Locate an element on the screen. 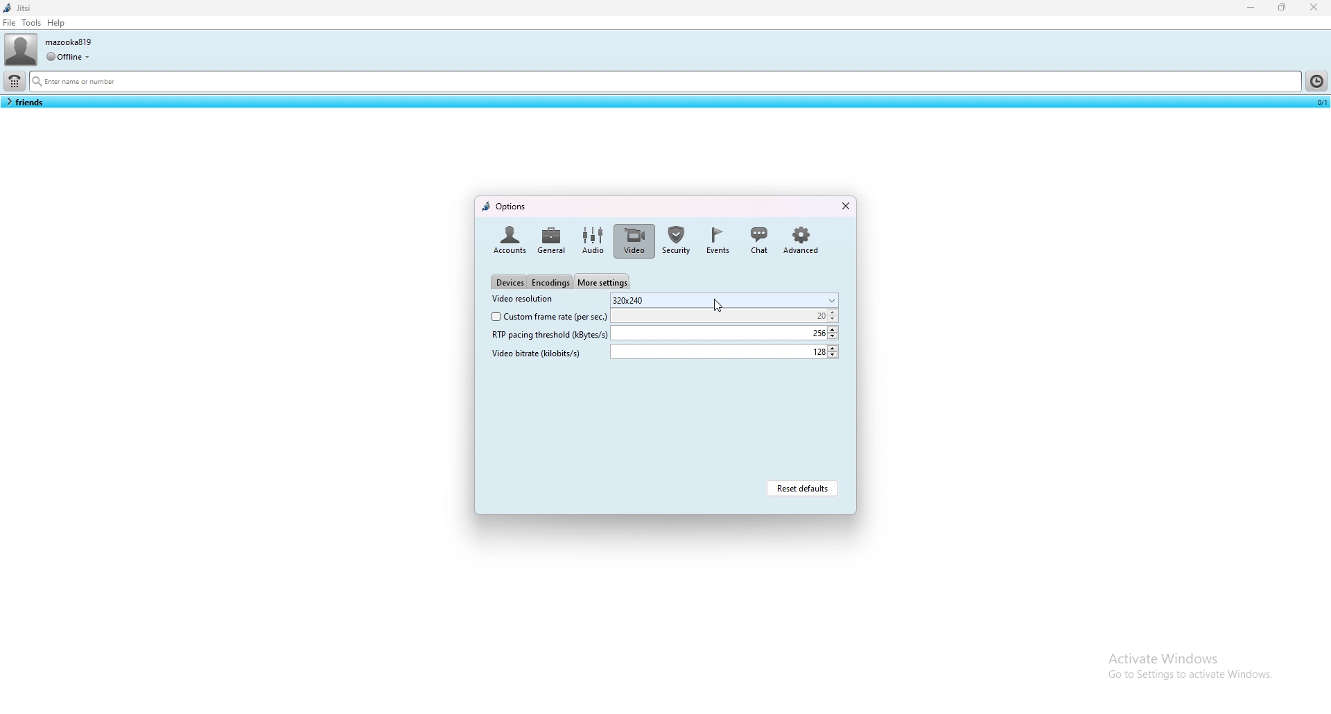  More settings is located at coordinates (602, 280).